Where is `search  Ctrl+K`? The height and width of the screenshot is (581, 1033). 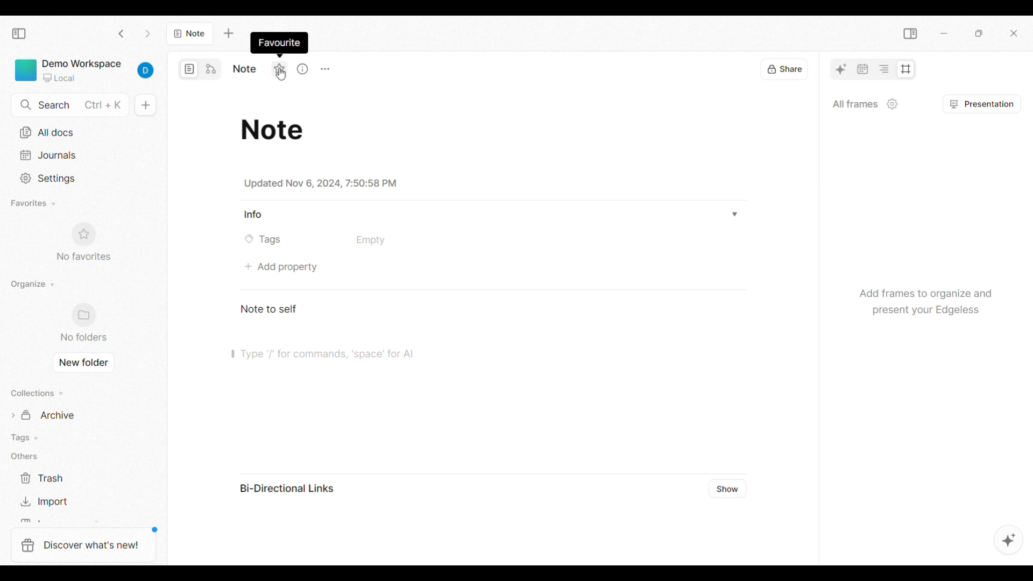
search  Ctrl+K is located at coordinates (68, 105).